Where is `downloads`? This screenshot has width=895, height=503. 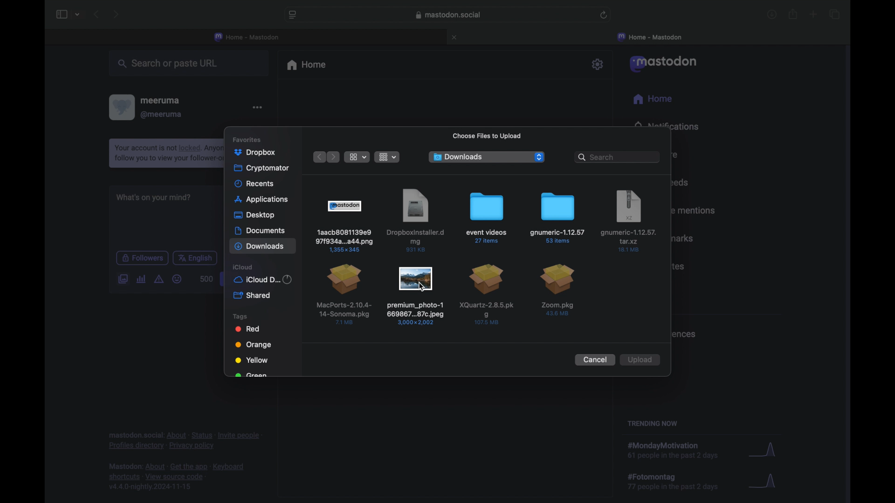
downloads is located at coordinates (772, 15).